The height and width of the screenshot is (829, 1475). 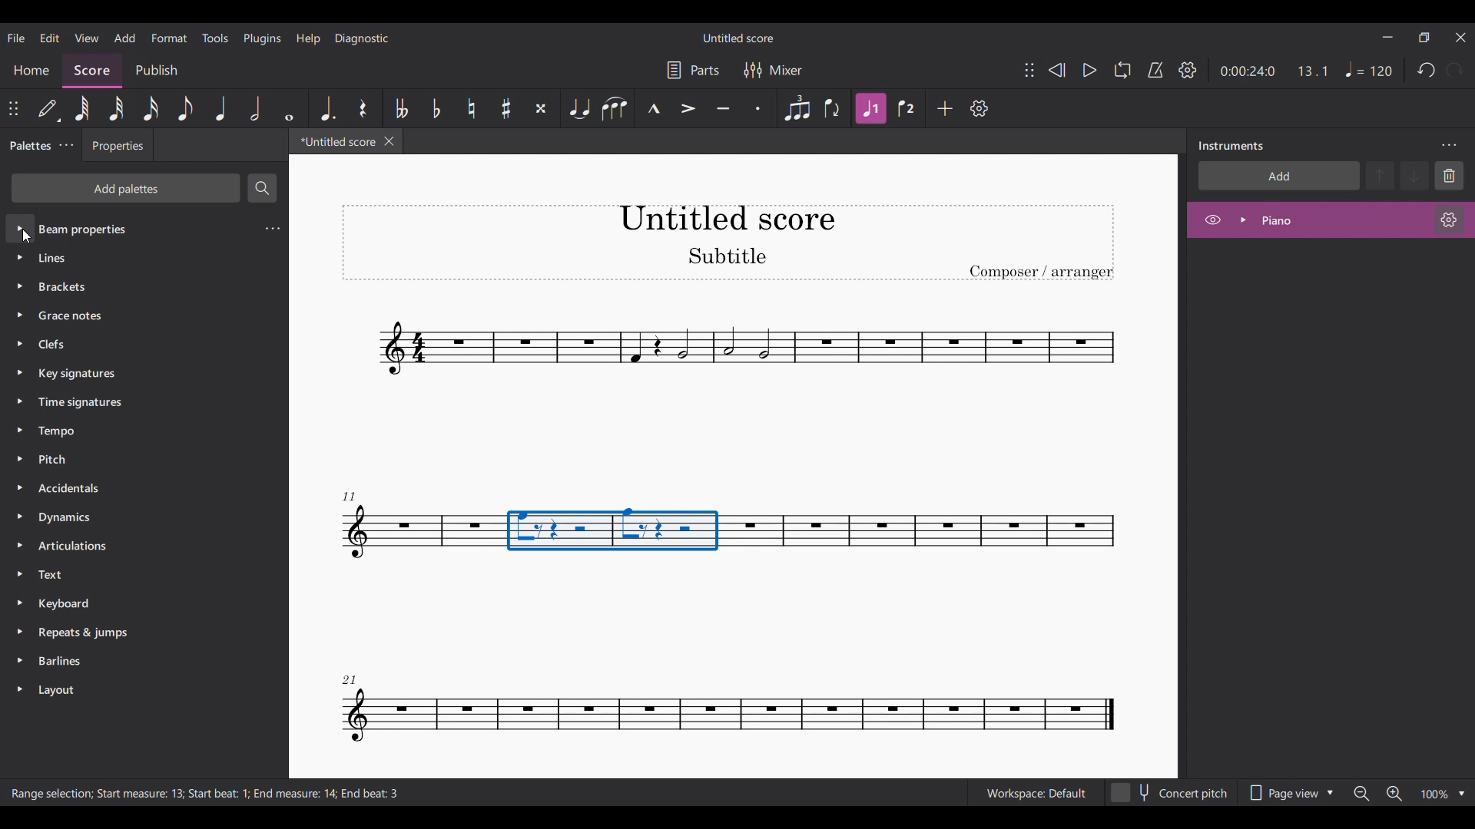 I want to click on Layout, so click(x=132, y=690).